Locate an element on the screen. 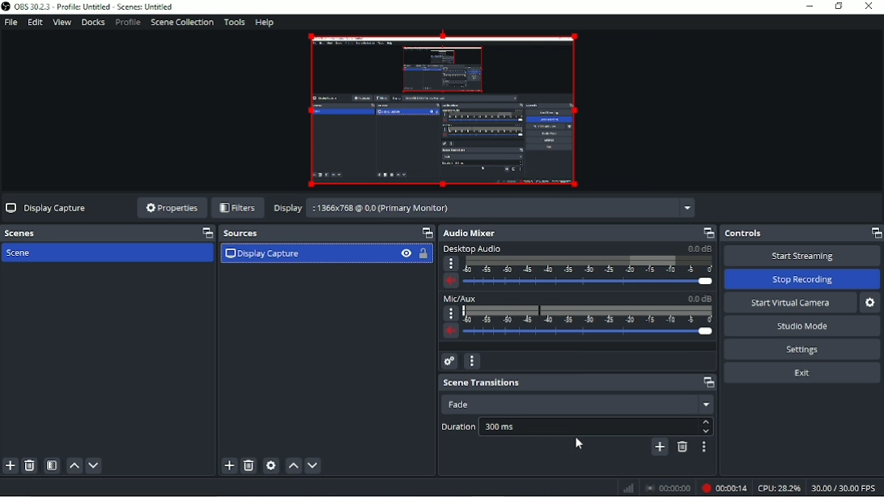  Properties is located at coordinates (172, 209).